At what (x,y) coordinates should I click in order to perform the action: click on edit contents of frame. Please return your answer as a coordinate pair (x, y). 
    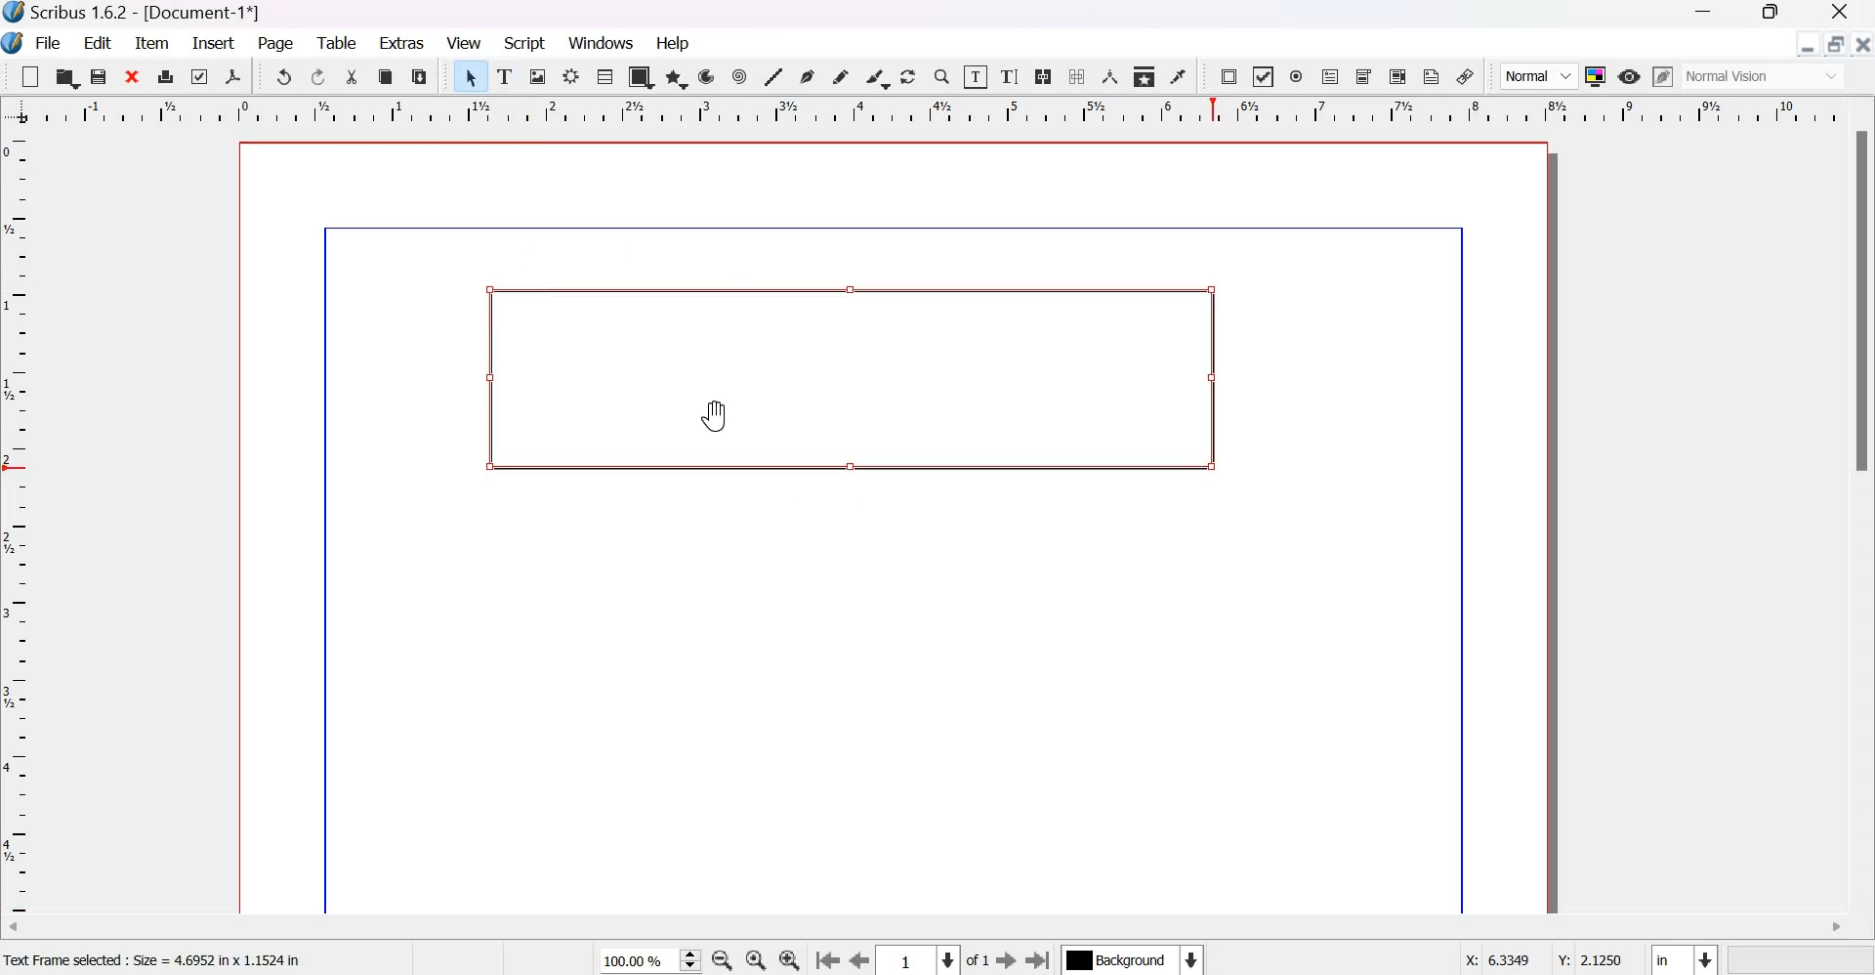
    Looking at the image, I should click on (975, 75).